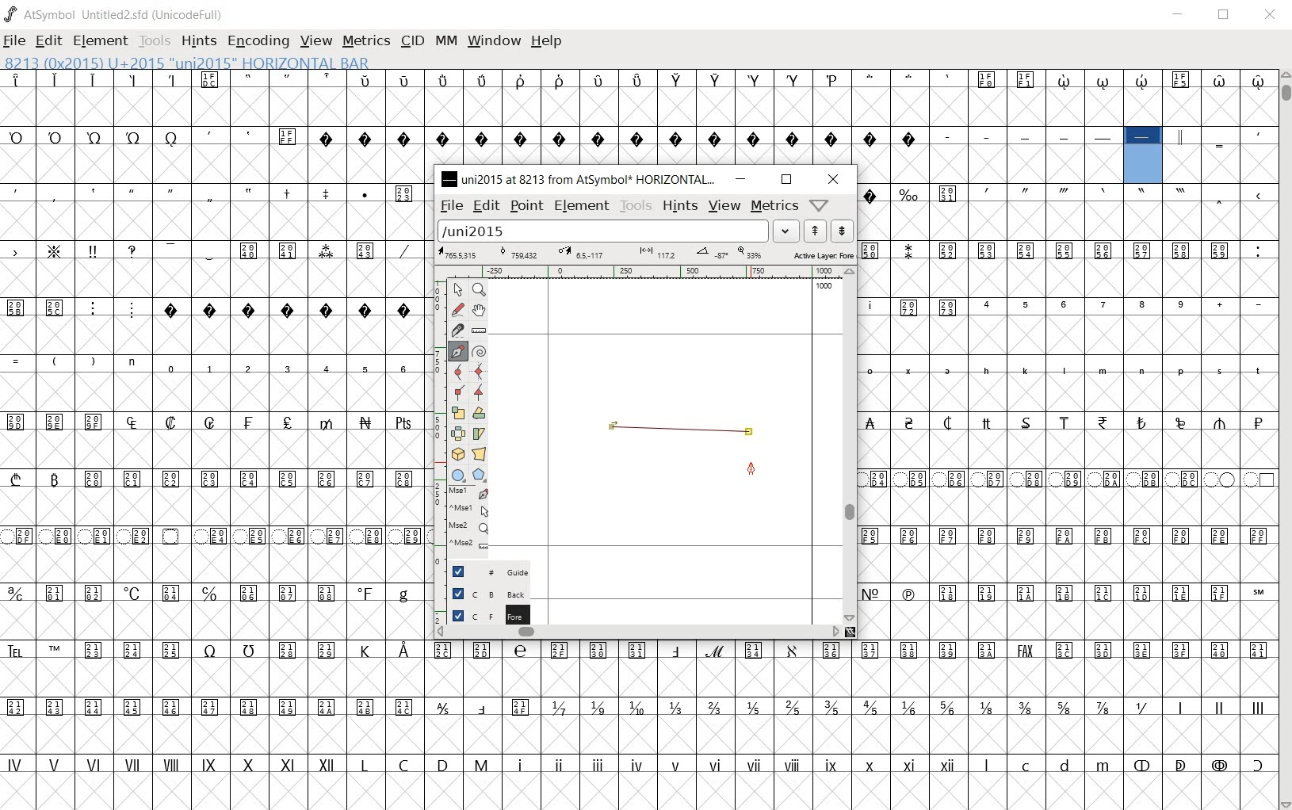 The width and height of the screenshot is (1292, 810). Describe the element at coordinates (480, 571) in the screenshot. I see `Guide` at that location.